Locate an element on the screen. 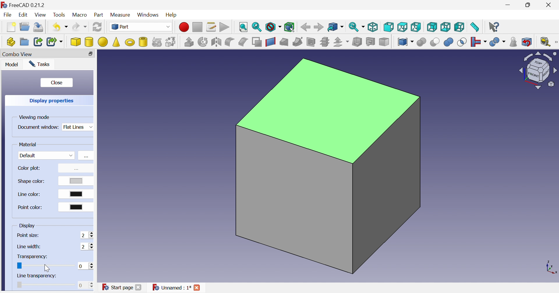 This screenshot has height=293, width=559. Save is located at coordinates (40, 27).